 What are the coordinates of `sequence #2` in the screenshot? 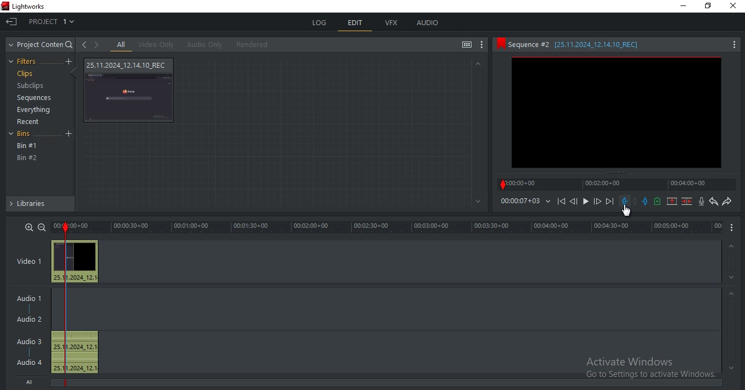 It's located at (604, 45).